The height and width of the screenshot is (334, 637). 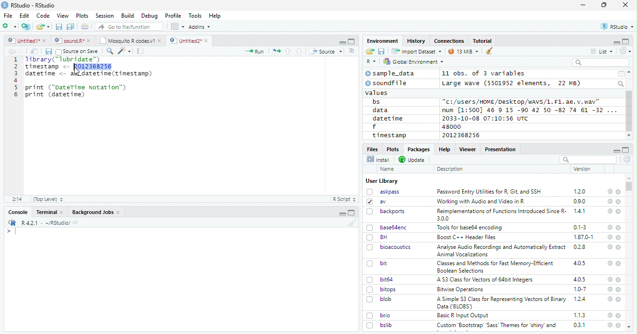 I want to click on Files, so click(x=373, y=148).